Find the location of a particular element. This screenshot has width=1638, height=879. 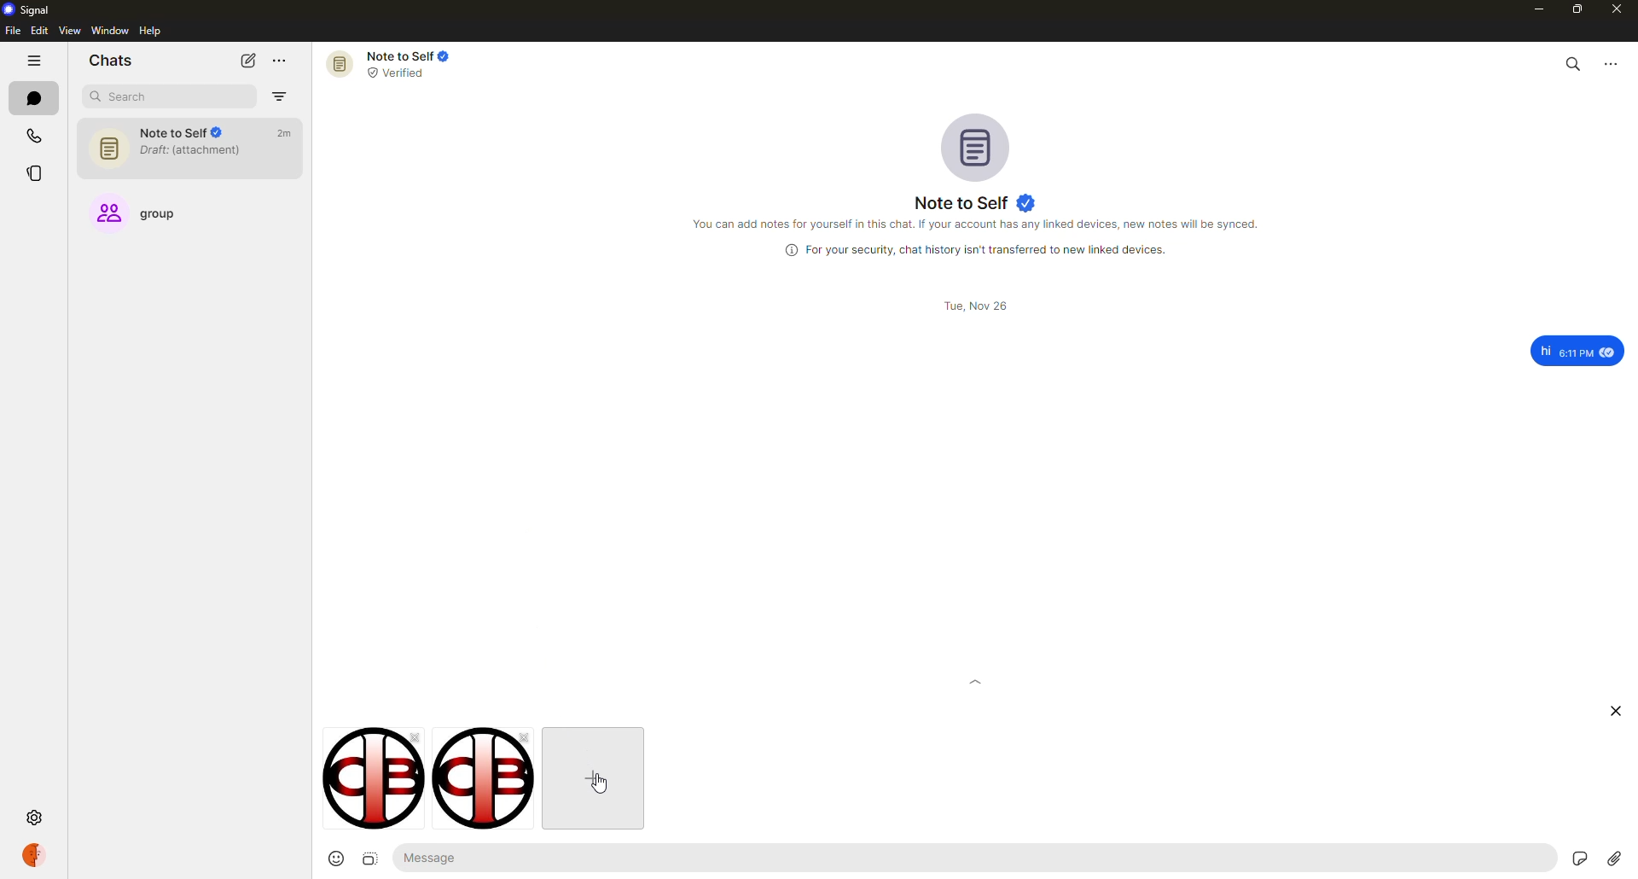

profile is located at coordinates (34, 854).